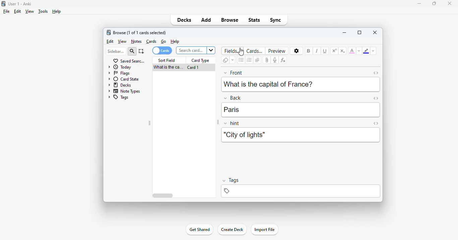 The width and height of the screenshot is (458, 240). Describe the element at coordinates (359, 32) in the screenshot. I see `maximize` at that location.